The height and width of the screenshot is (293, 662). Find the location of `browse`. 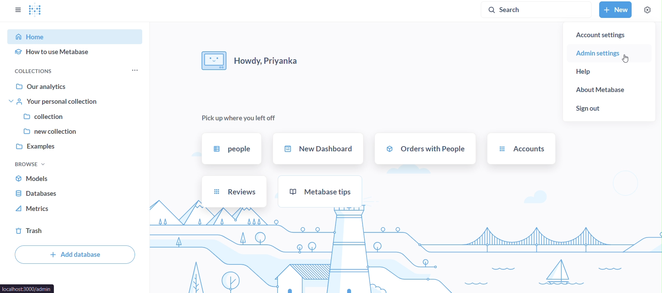

browse is located at coordinates (28, 164).